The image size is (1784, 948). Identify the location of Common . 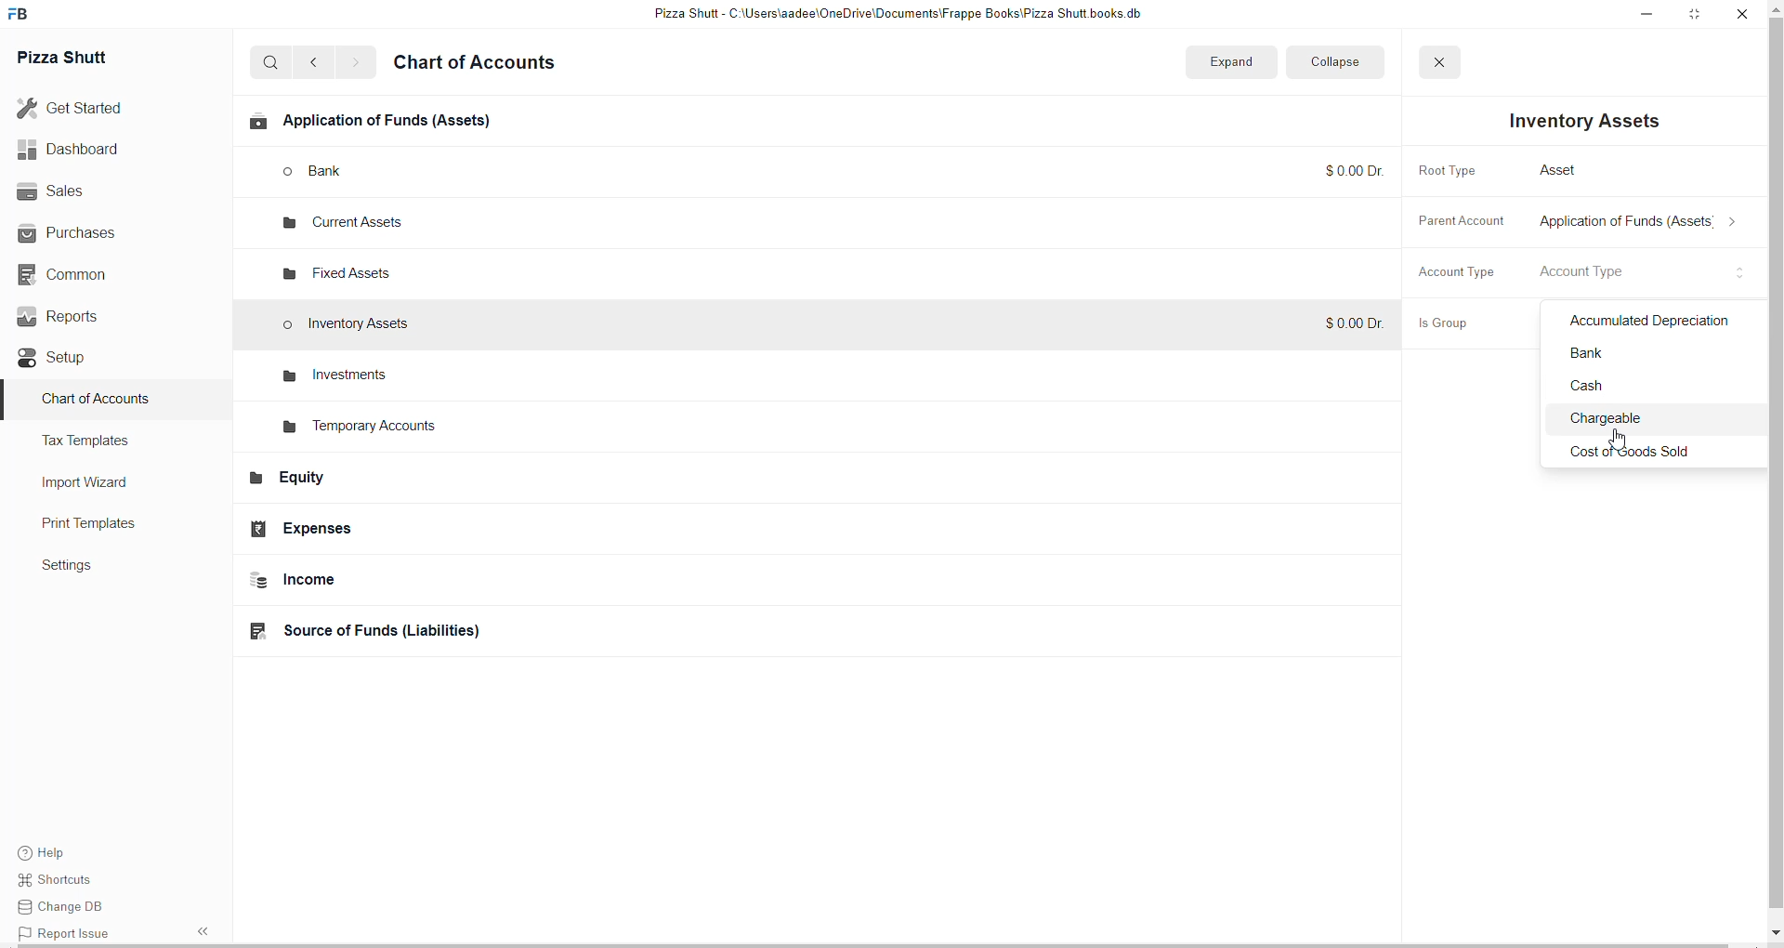
(79, 274).